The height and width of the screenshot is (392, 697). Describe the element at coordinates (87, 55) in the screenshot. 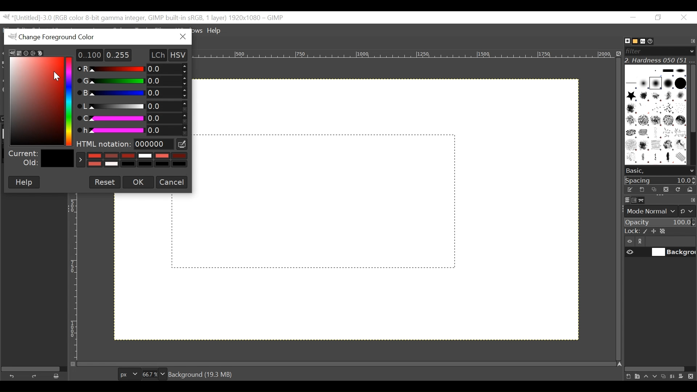

I see `0.100` at that location.